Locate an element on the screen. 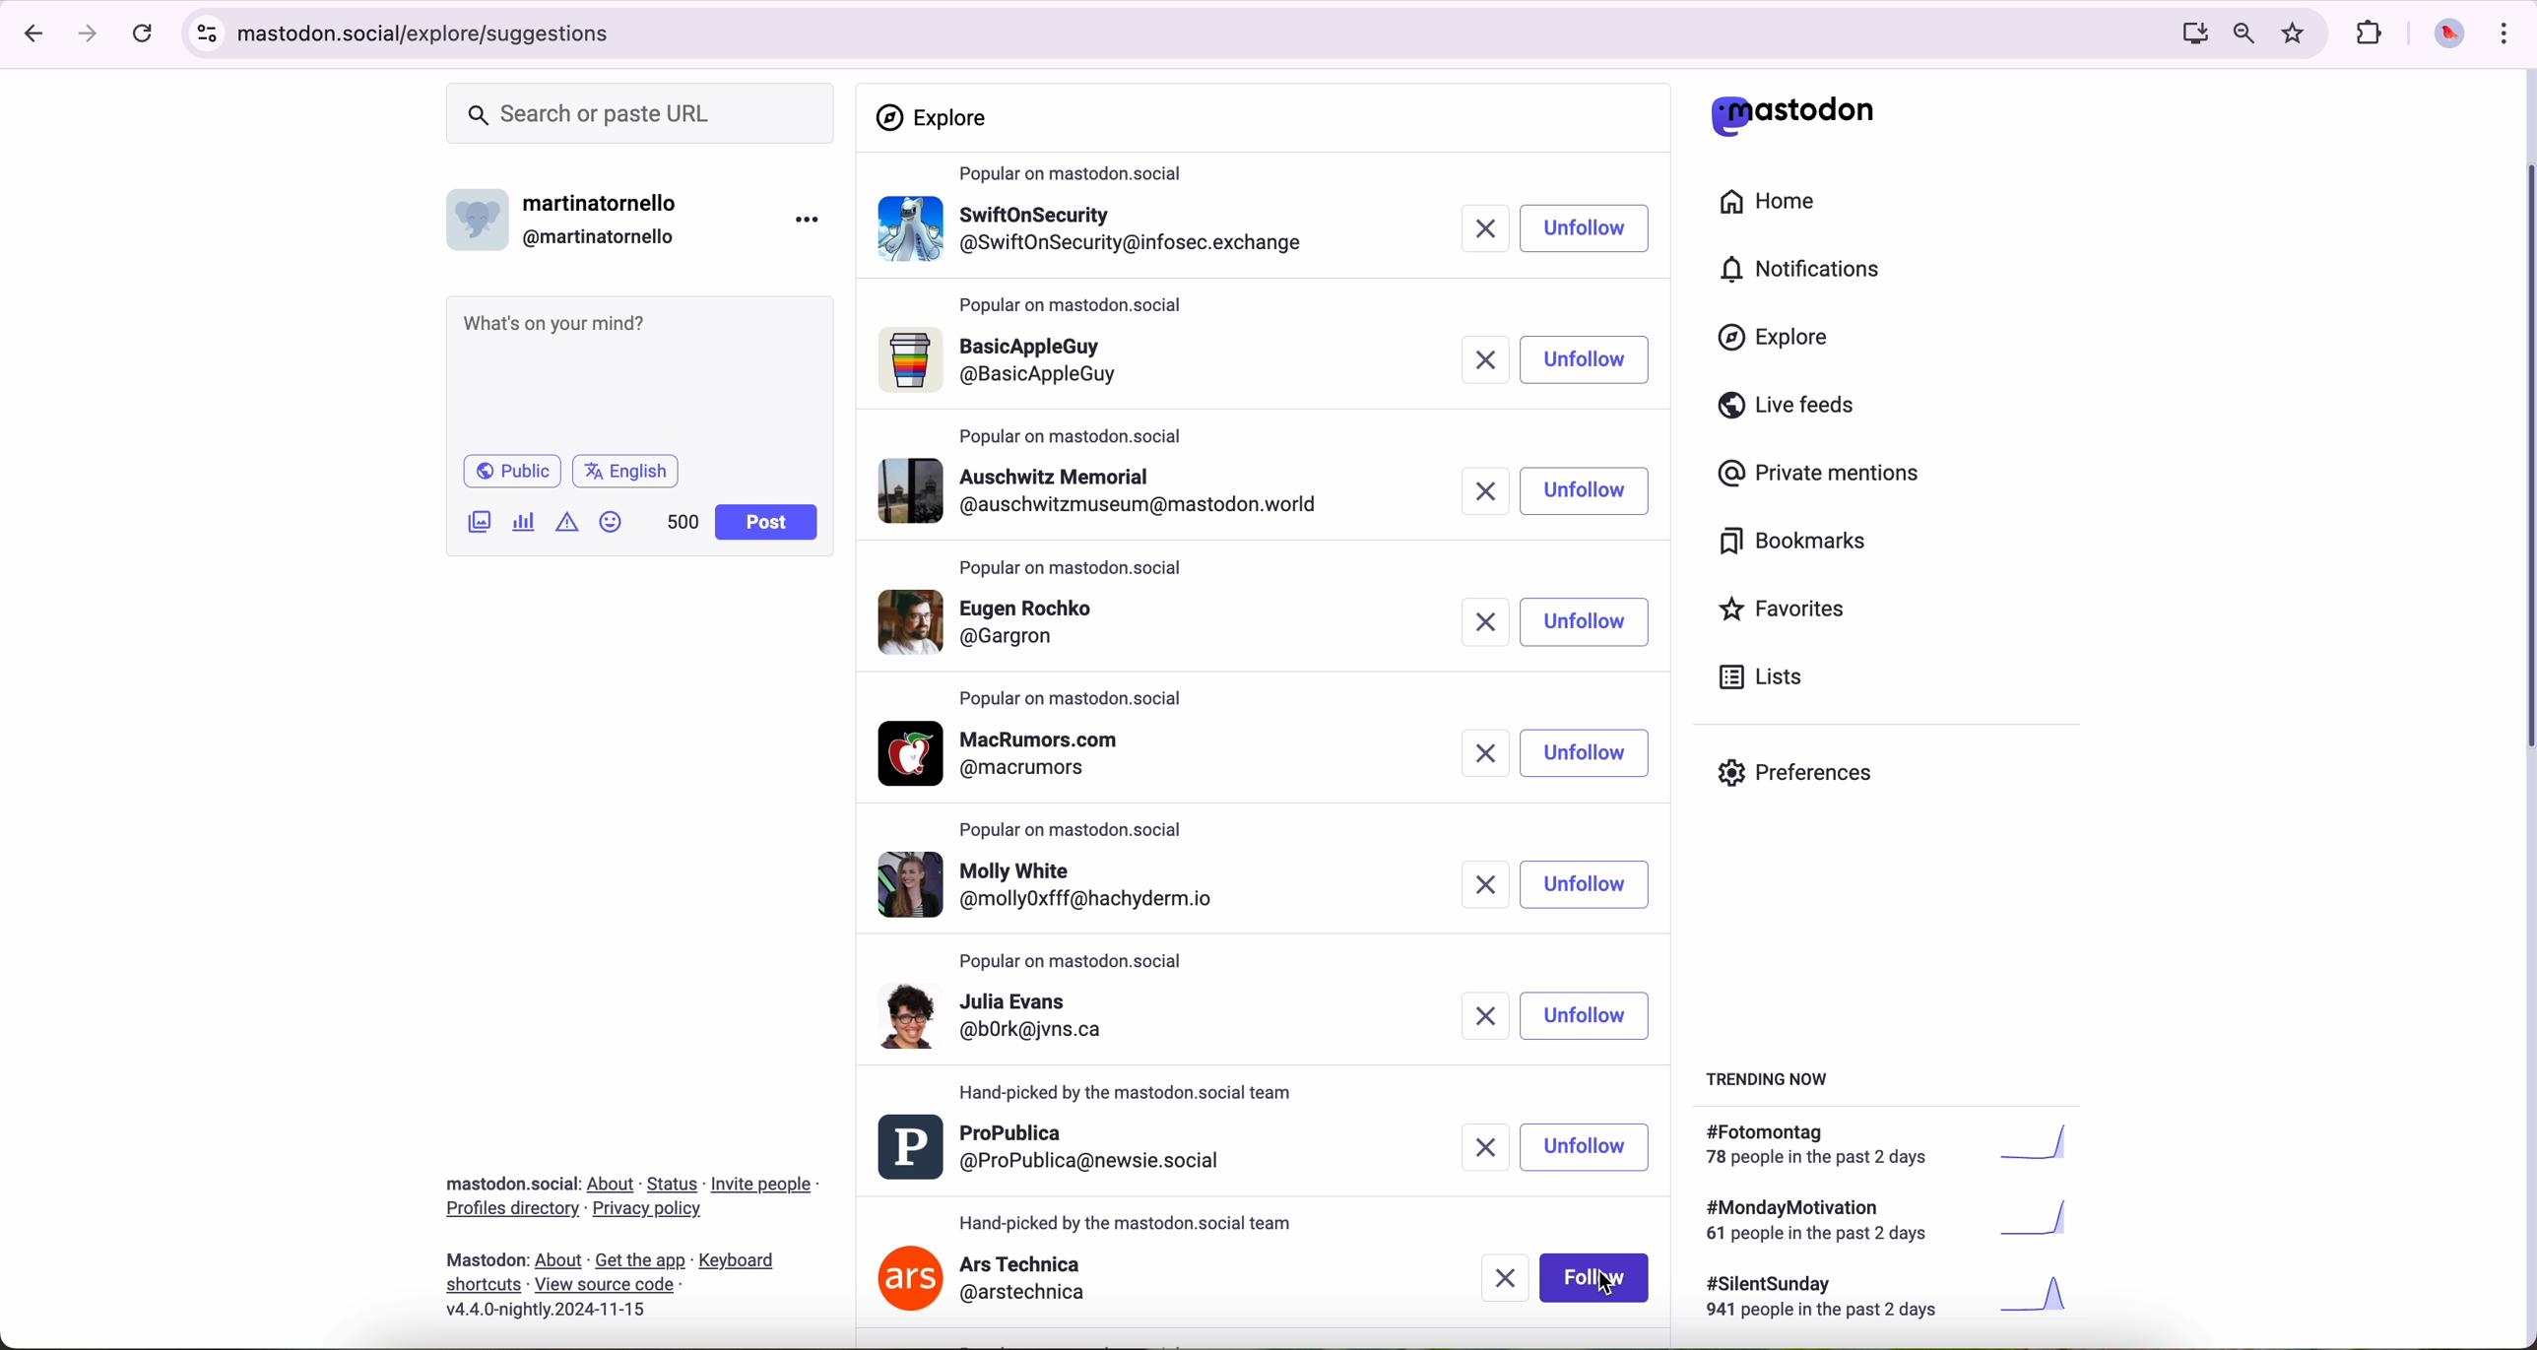 Image resolution: width=2537 pixels, height=1350 pixels. attach image is located at coordinates (481, 521).